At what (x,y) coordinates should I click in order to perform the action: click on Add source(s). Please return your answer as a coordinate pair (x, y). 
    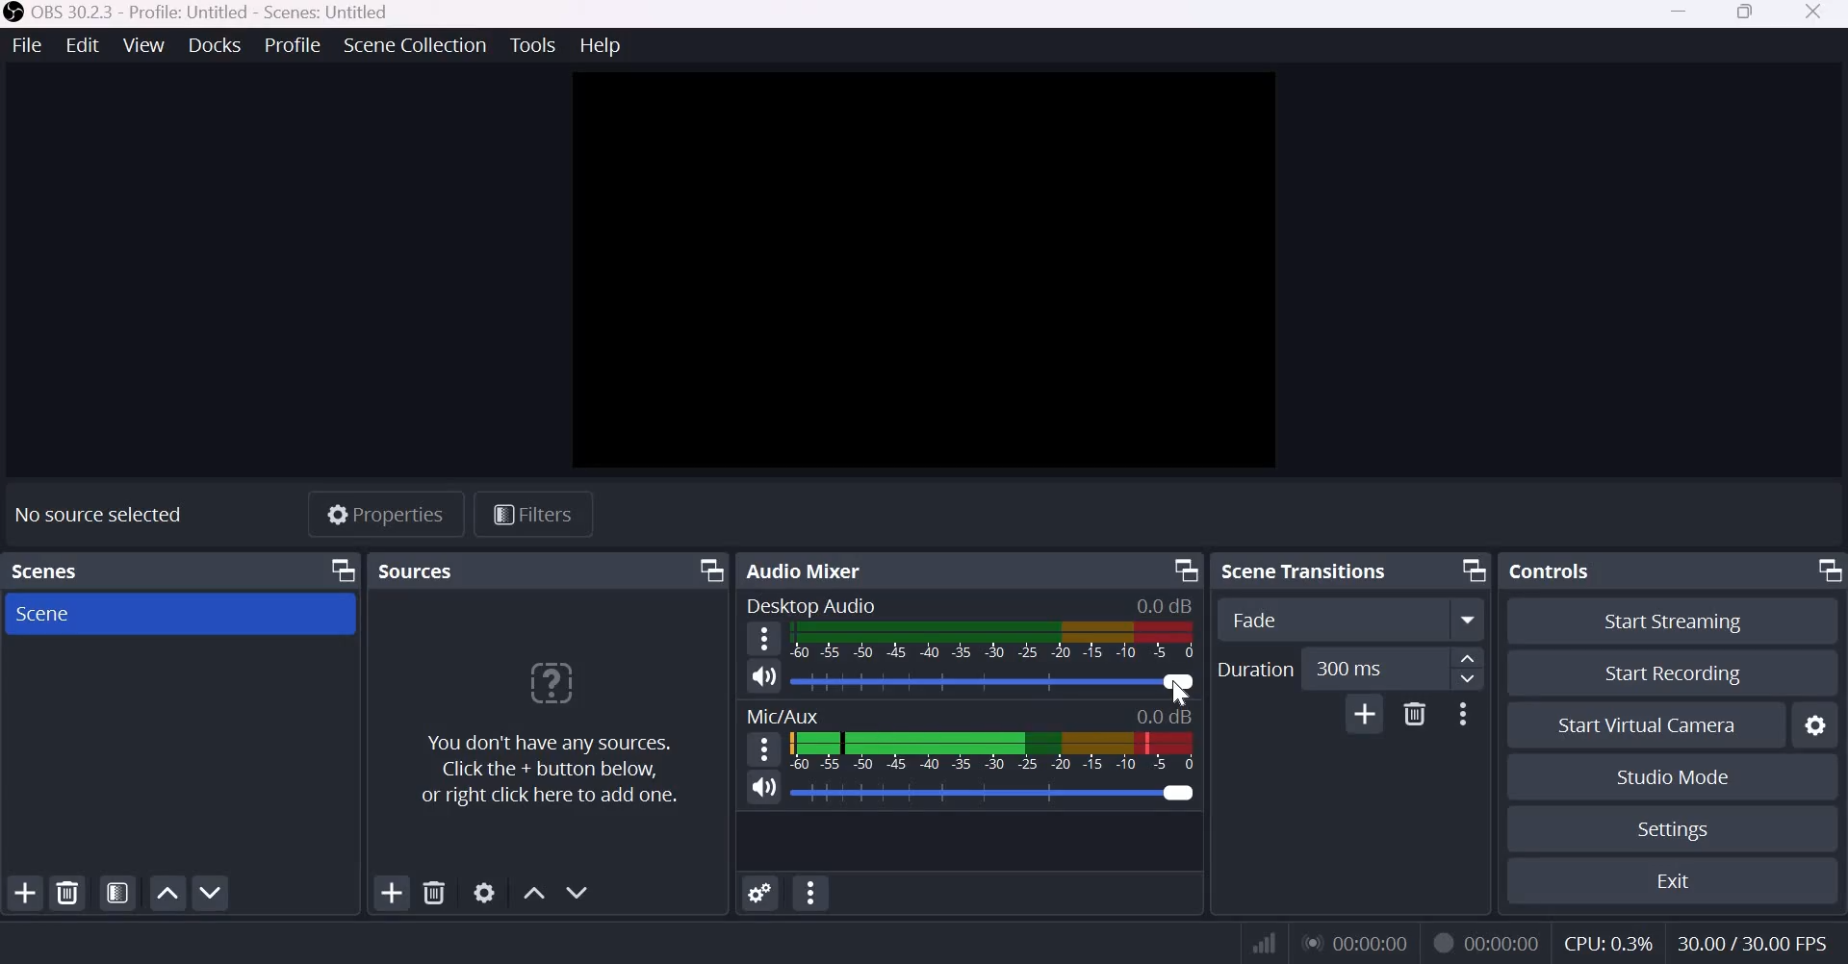
    Looking at the image, I should click on (393, 895).